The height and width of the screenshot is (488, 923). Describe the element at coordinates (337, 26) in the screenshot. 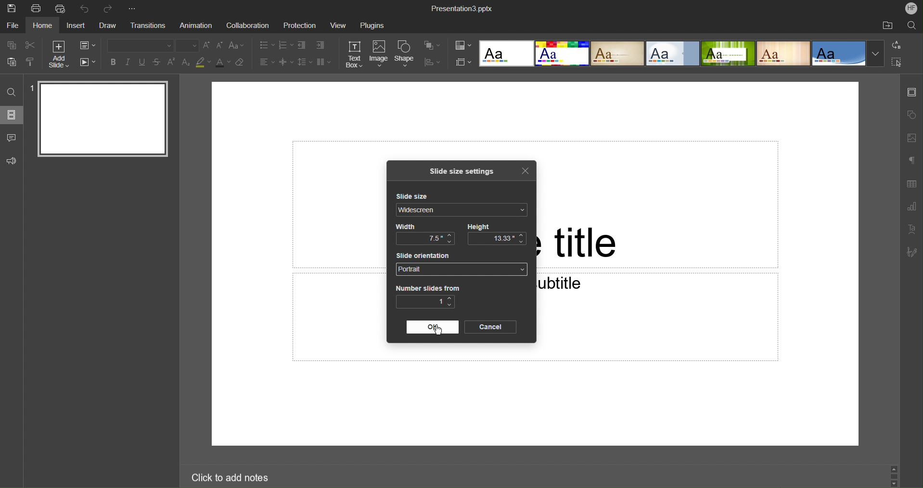

I see `View` at that location.